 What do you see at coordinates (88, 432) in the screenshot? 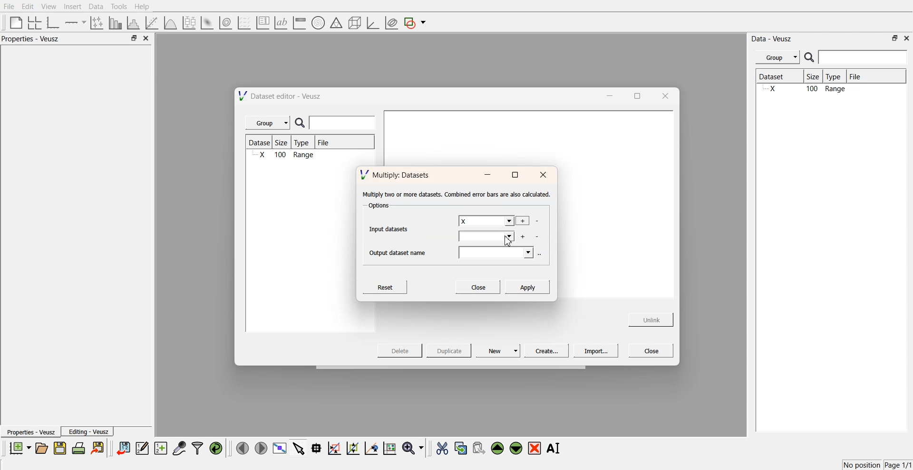
I see `Editing - Veusz` at bounding box center [88, 432].